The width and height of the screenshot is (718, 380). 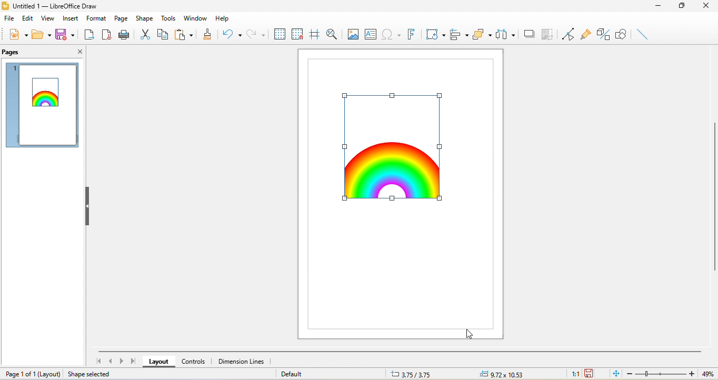 What do you see at coordinates (706, 8) in the screenshot?
I see `close` at bounding box center [706, 8].